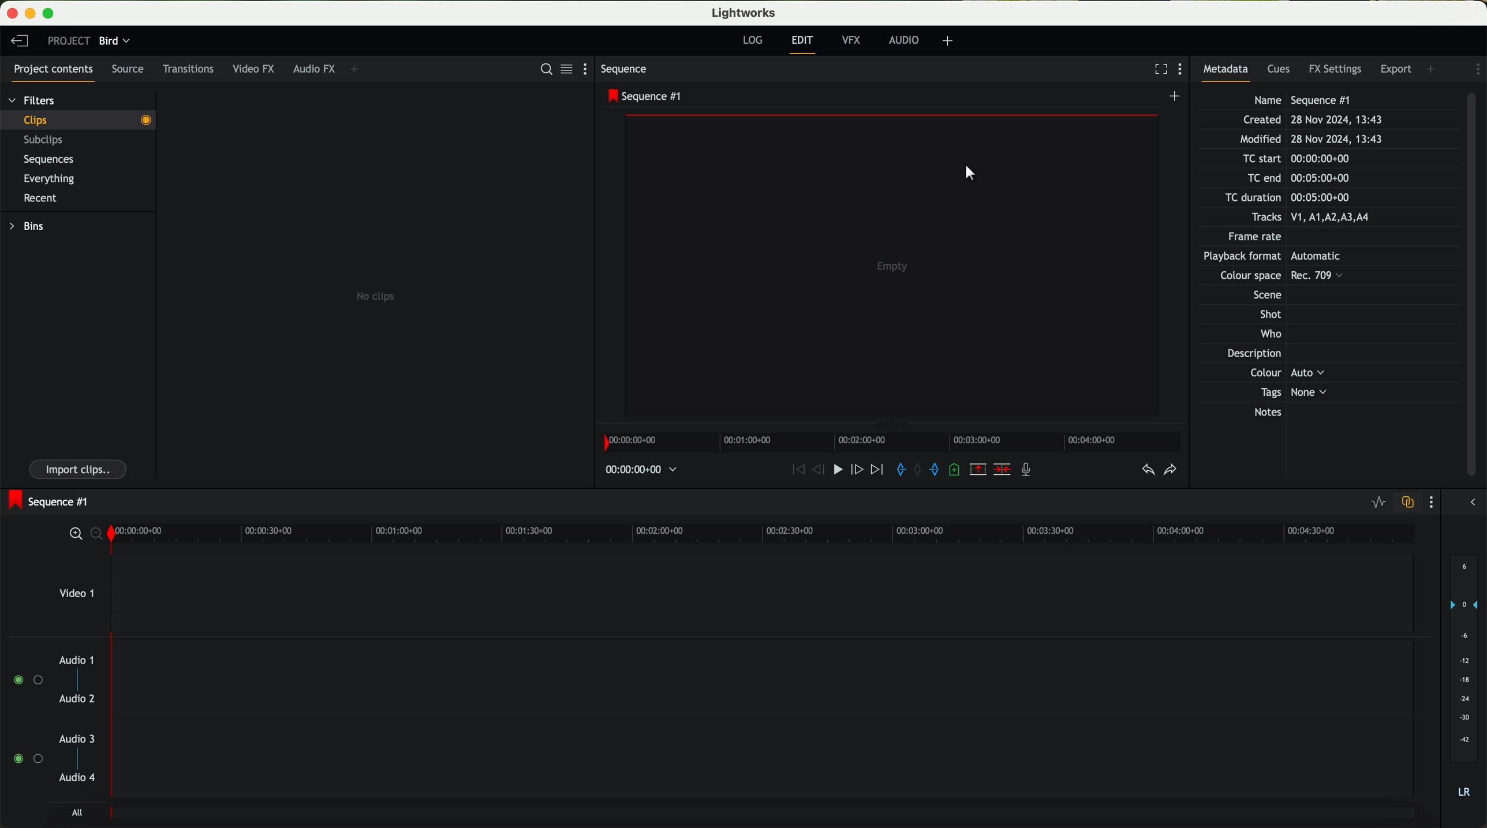  Describe the element at coordinates (968, 173) in the screenshot. I see `Mouse Cursor` at that location.